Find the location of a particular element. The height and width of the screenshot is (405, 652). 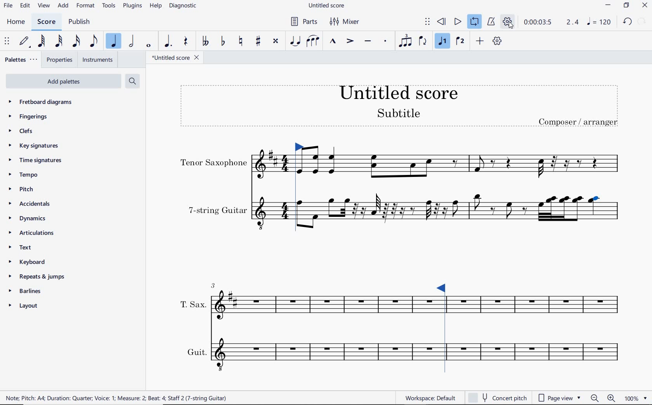

TIME SIGNATURES is located at coordinates (35, 160).